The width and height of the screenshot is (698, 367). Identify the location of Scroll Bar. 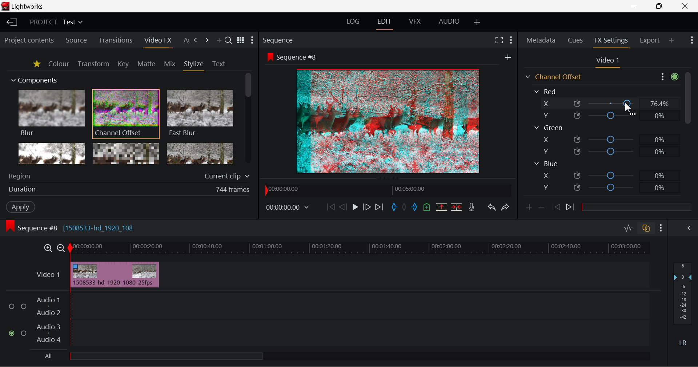
(687, 136).